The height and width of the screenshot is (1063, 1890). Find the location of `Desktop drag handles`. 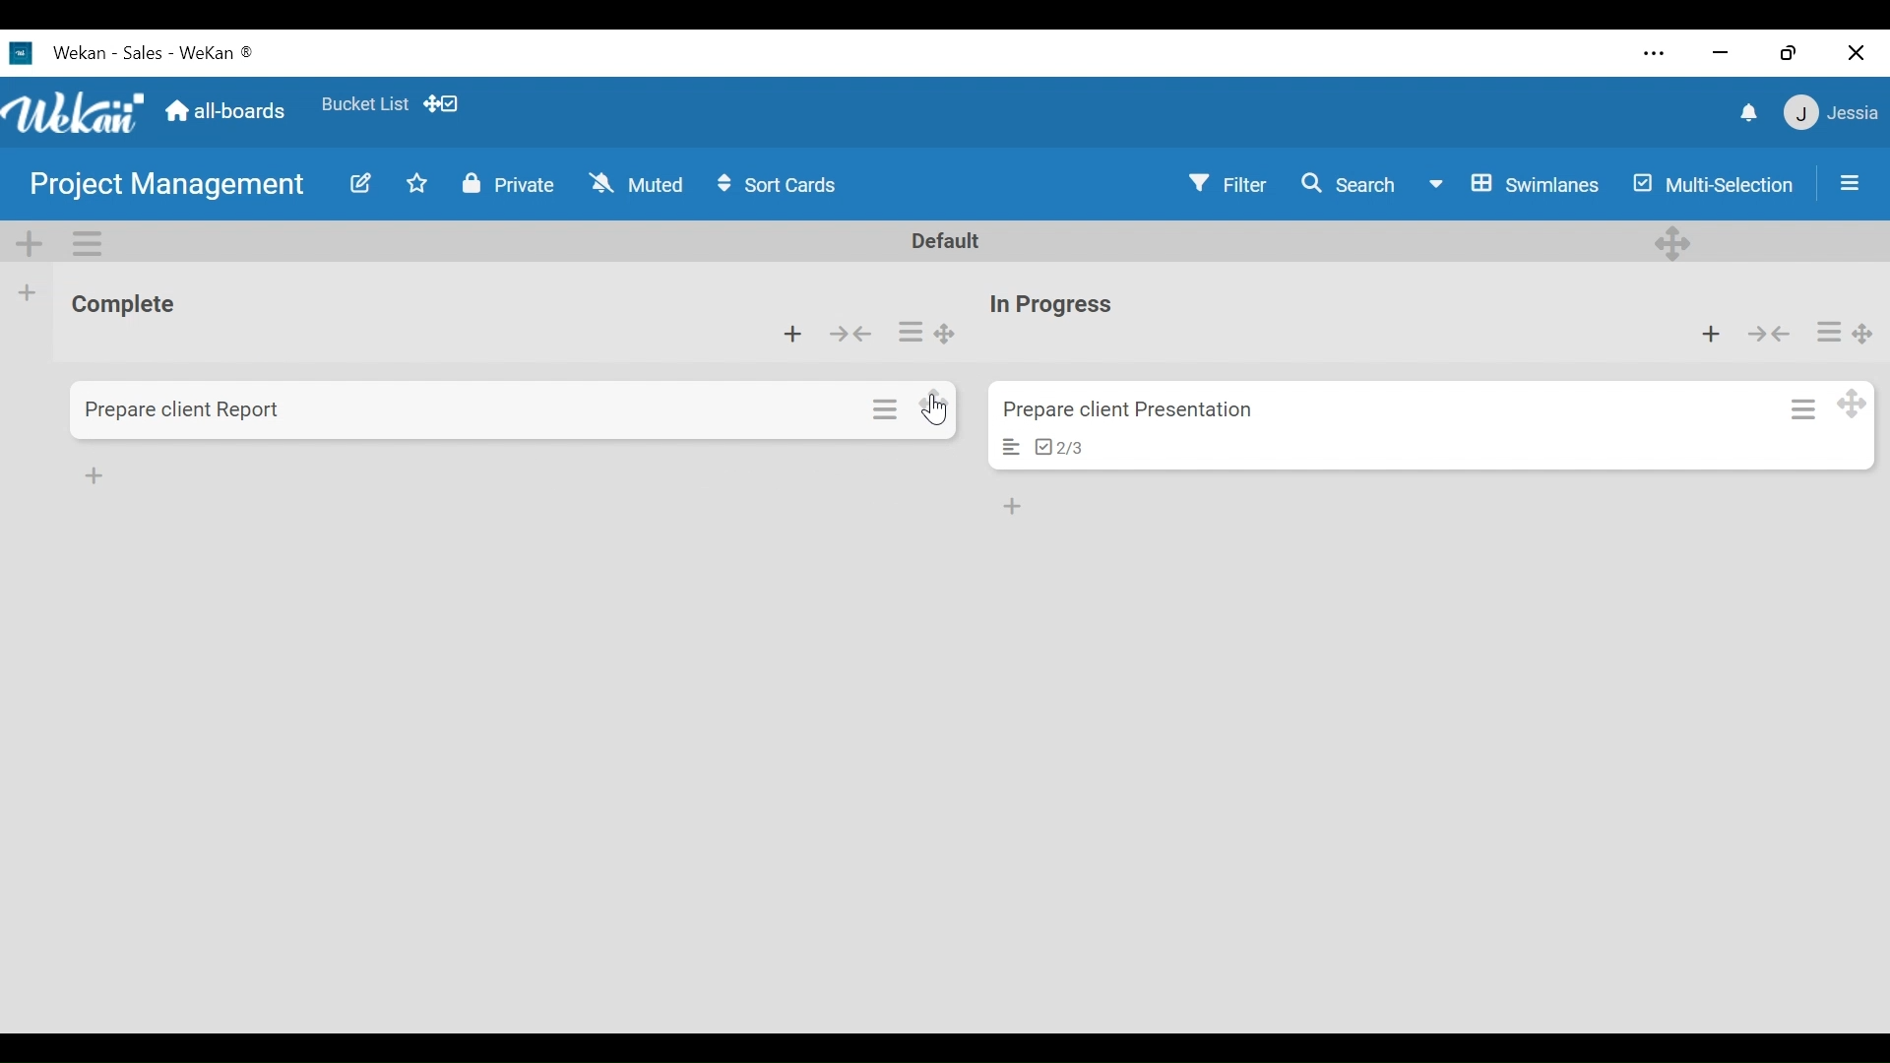

Desktop drag handles is located at coordinates (1850, 412).